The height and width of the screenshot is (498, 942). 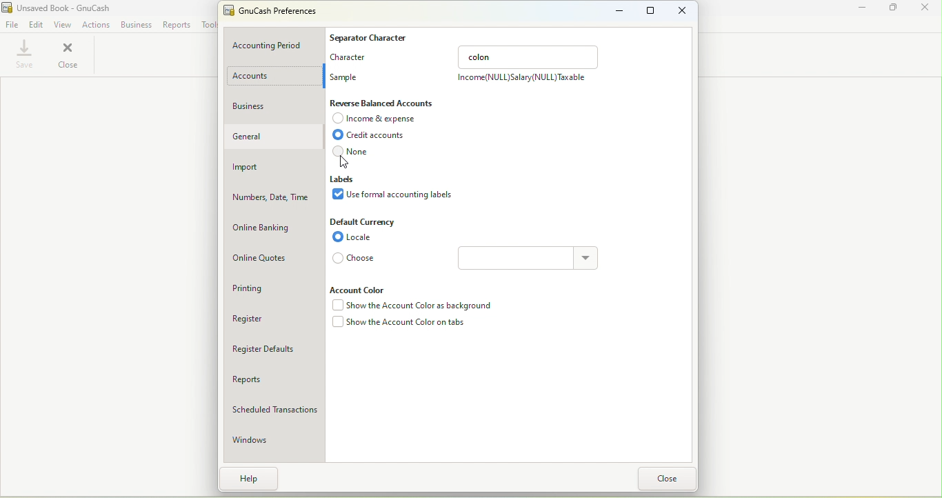 I want to click on Close, so click(x=928, y=10).